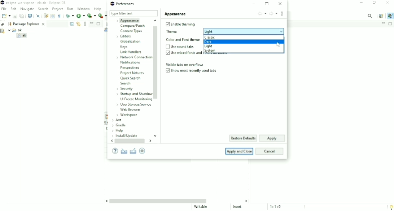 This screenshot has height=211, width=394. I want to click on Gradle, so click(119, 125).